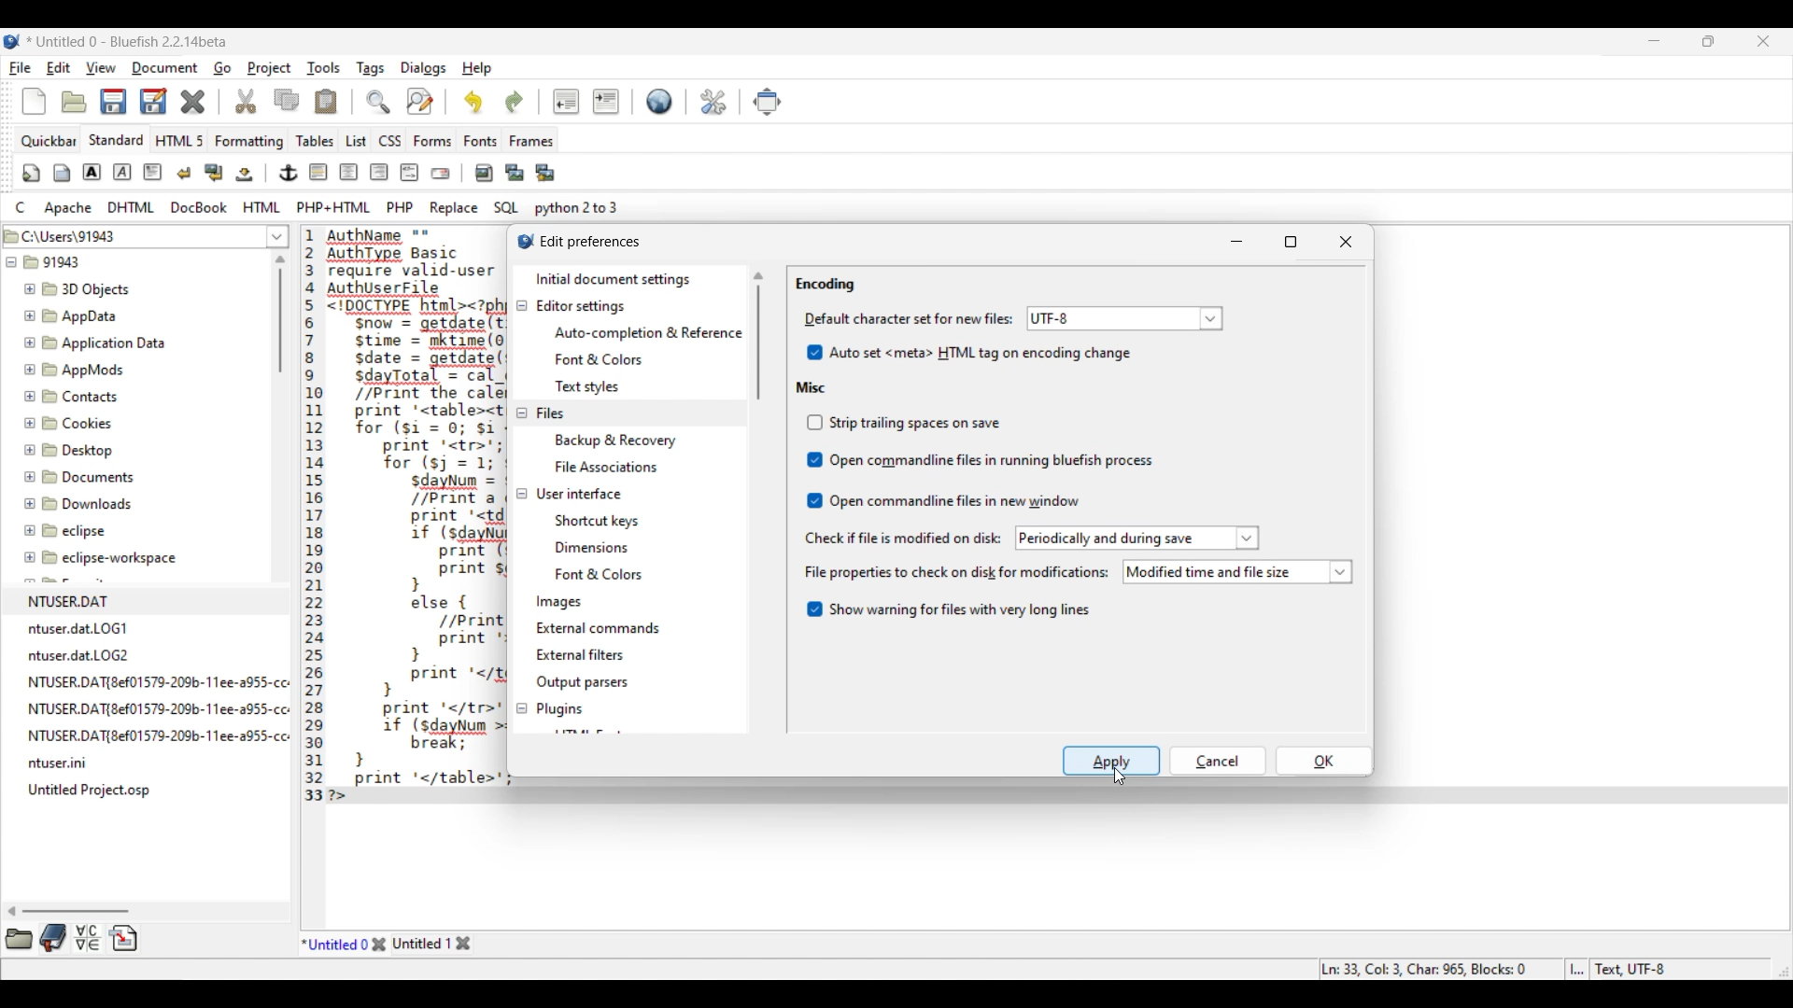 This screenshot has width=1793, height=1008. Describe the element at coordinates (826, 285) in the screenshot. I see `Encoding section` at that location.